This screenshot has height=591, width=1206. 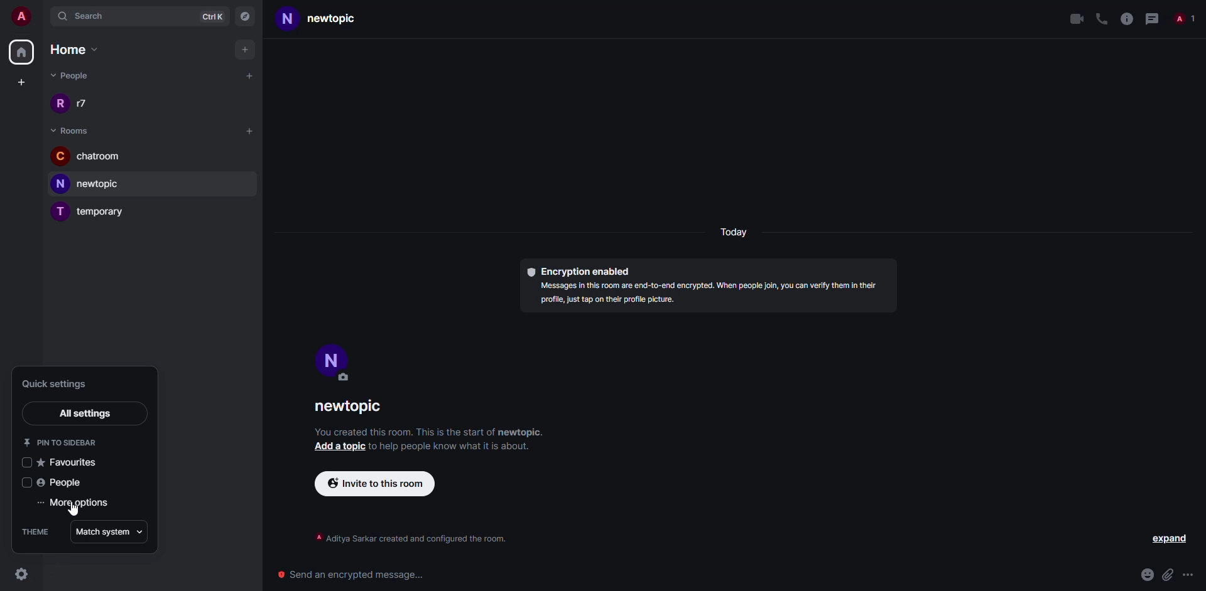 I want to click on day, so click(x=732, y=229).